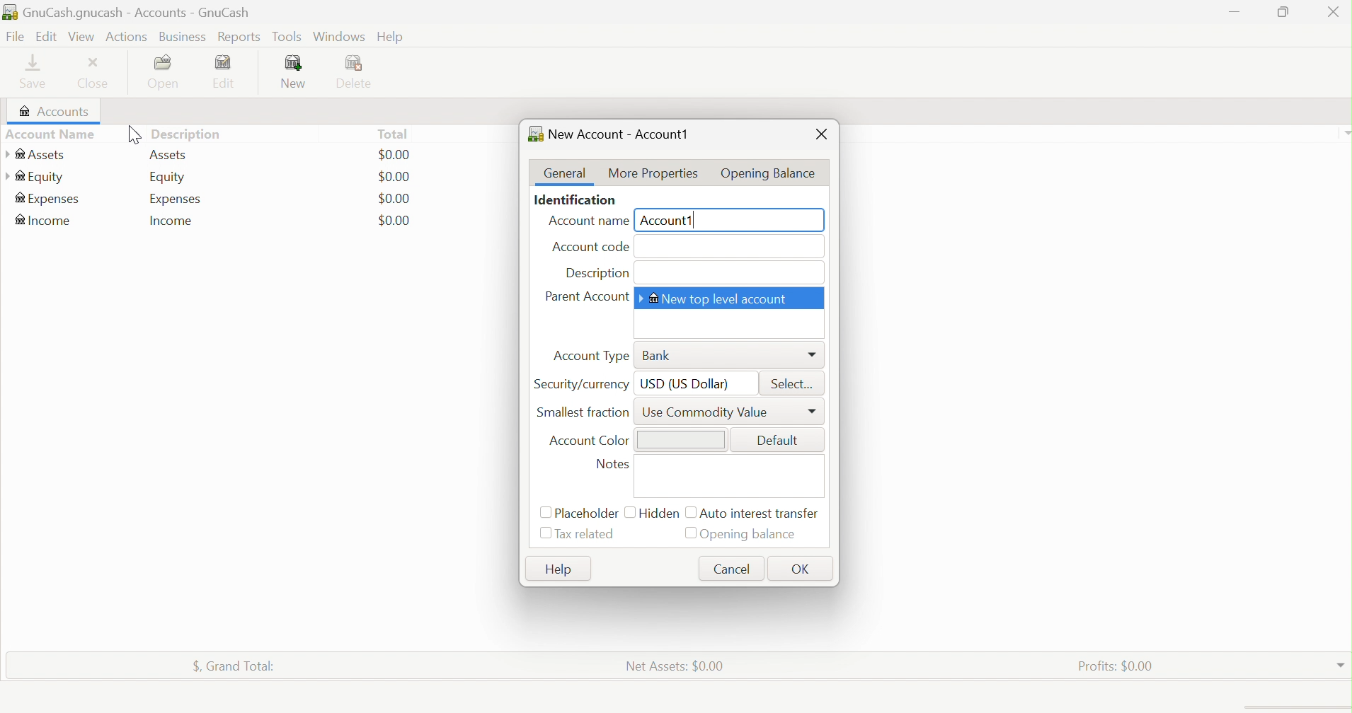 Image resolution: width=1352 pixels, height=713 pixels. I want to click on Drop Down, so click(1341, 662).